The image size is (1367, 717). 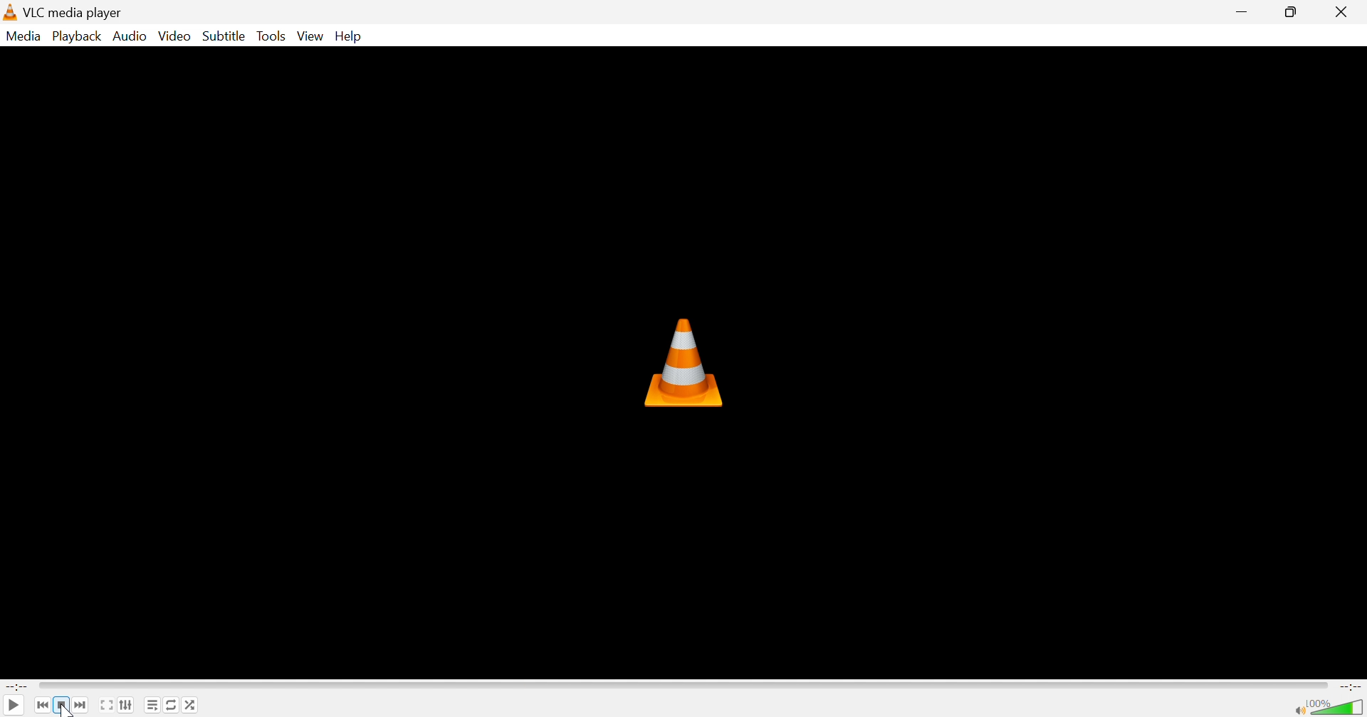 I want to click on Toggle playlist, so click(x=153, y=705).